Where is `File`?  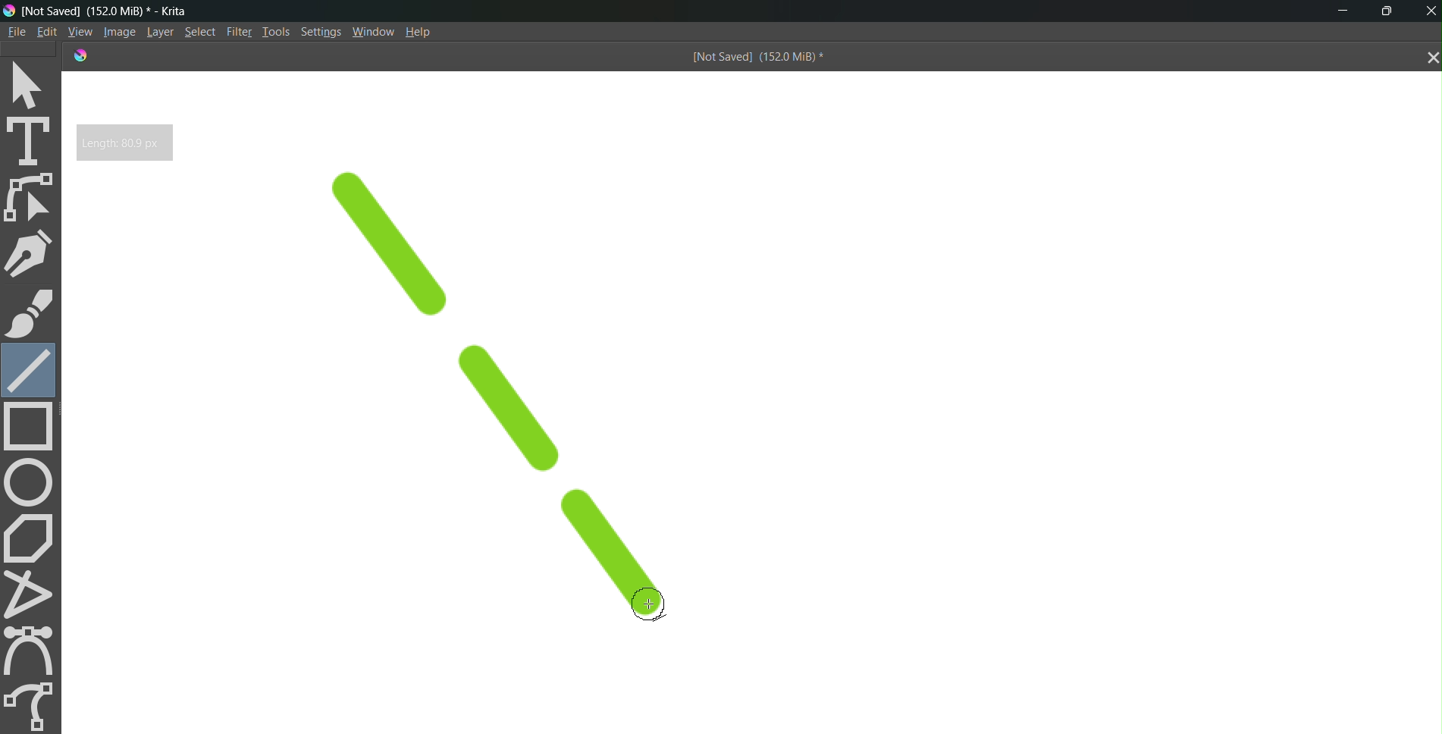 File is located at coordinates (15, 31).